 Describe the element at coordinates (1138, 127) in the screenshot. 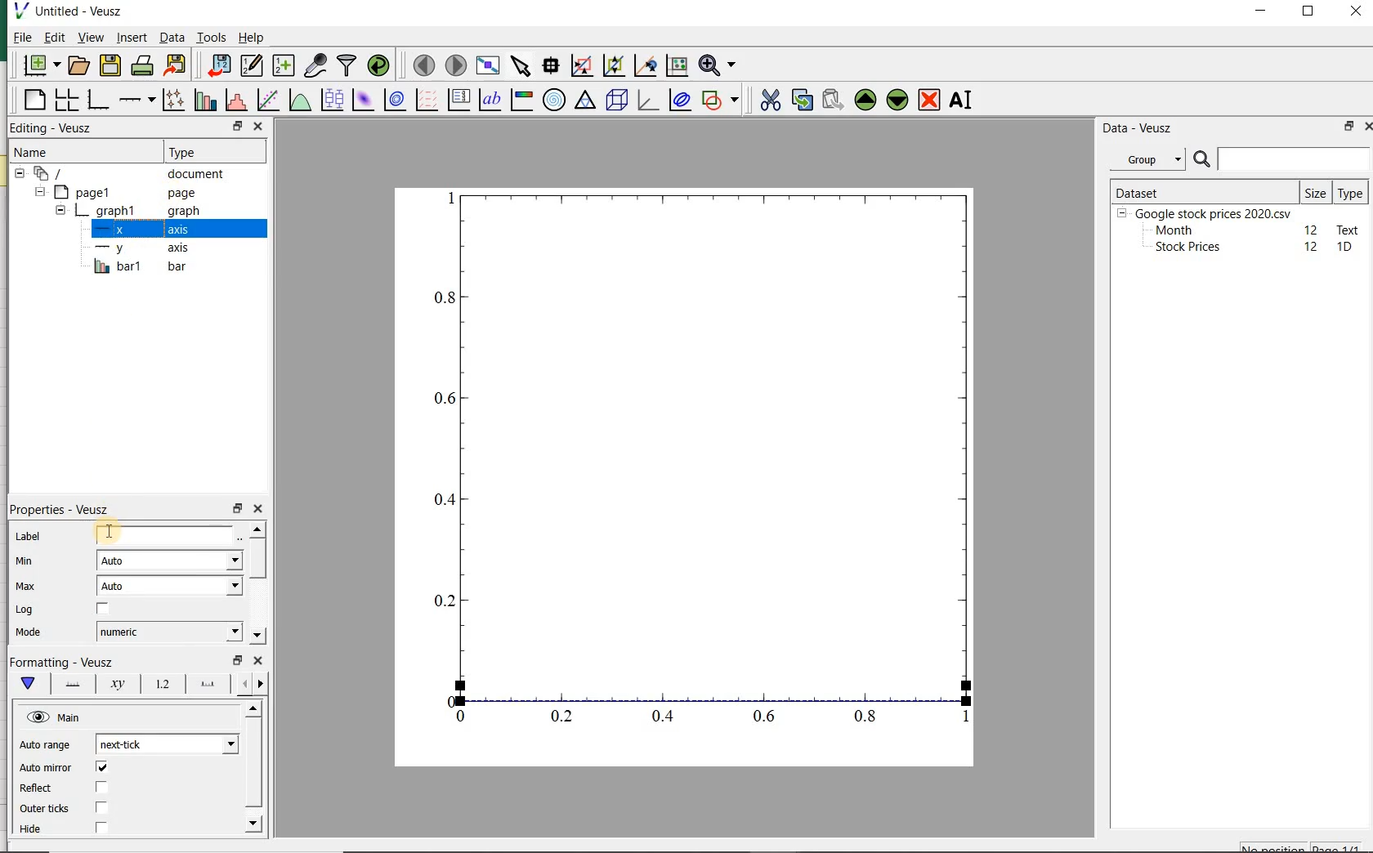

I see `Data - Veusz` at that location.